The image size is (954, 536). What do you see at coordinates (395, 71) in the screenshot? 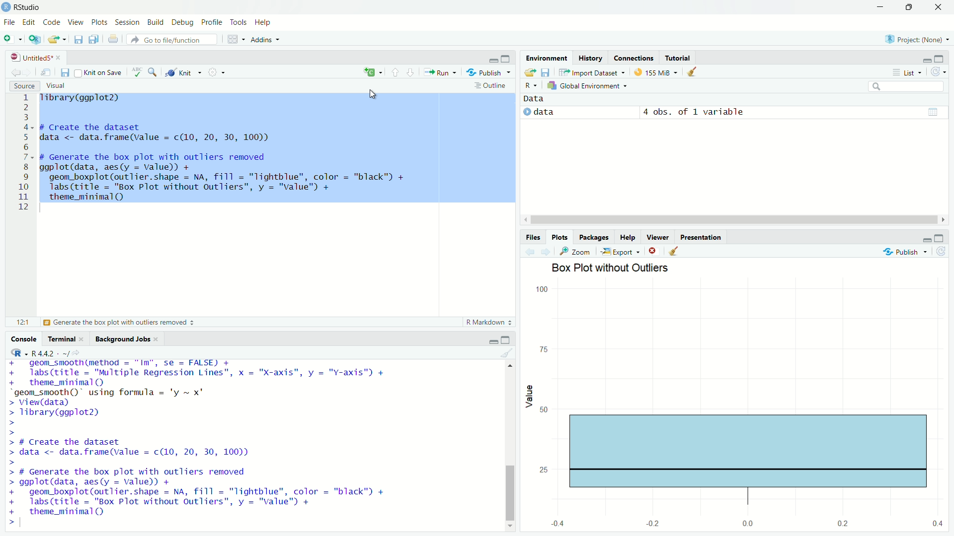
I see `upward` at bounding box center [395, 71].